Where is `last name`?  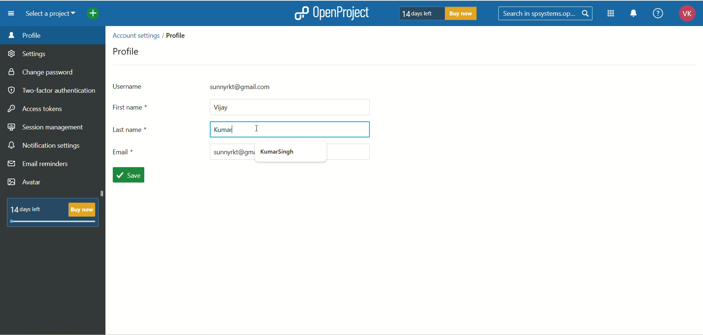 last name is located at coordinates (238, 131).